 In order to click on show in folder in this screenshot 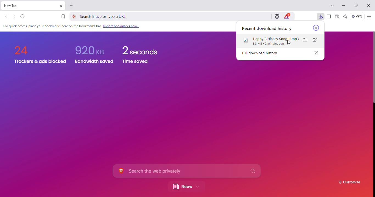, I will do `click(305, 40)`.